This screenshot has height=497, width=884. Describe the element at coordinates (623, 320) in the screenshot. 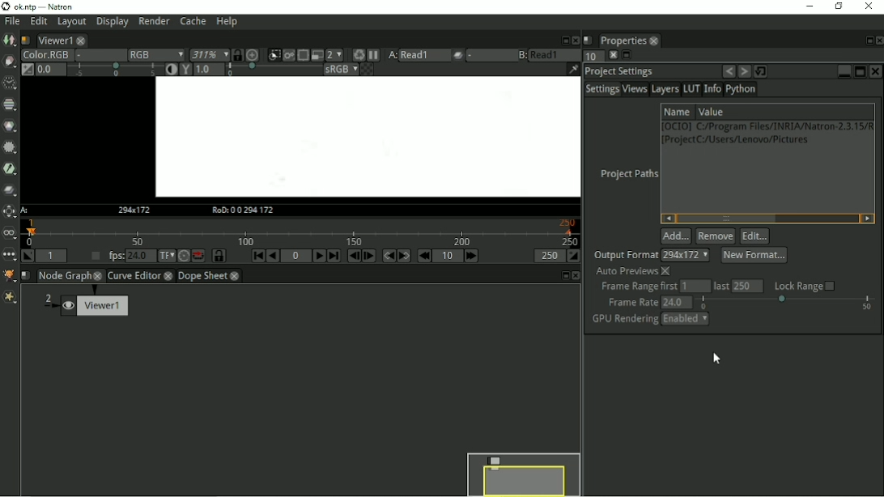

I see `GPU Rendering` at that location.